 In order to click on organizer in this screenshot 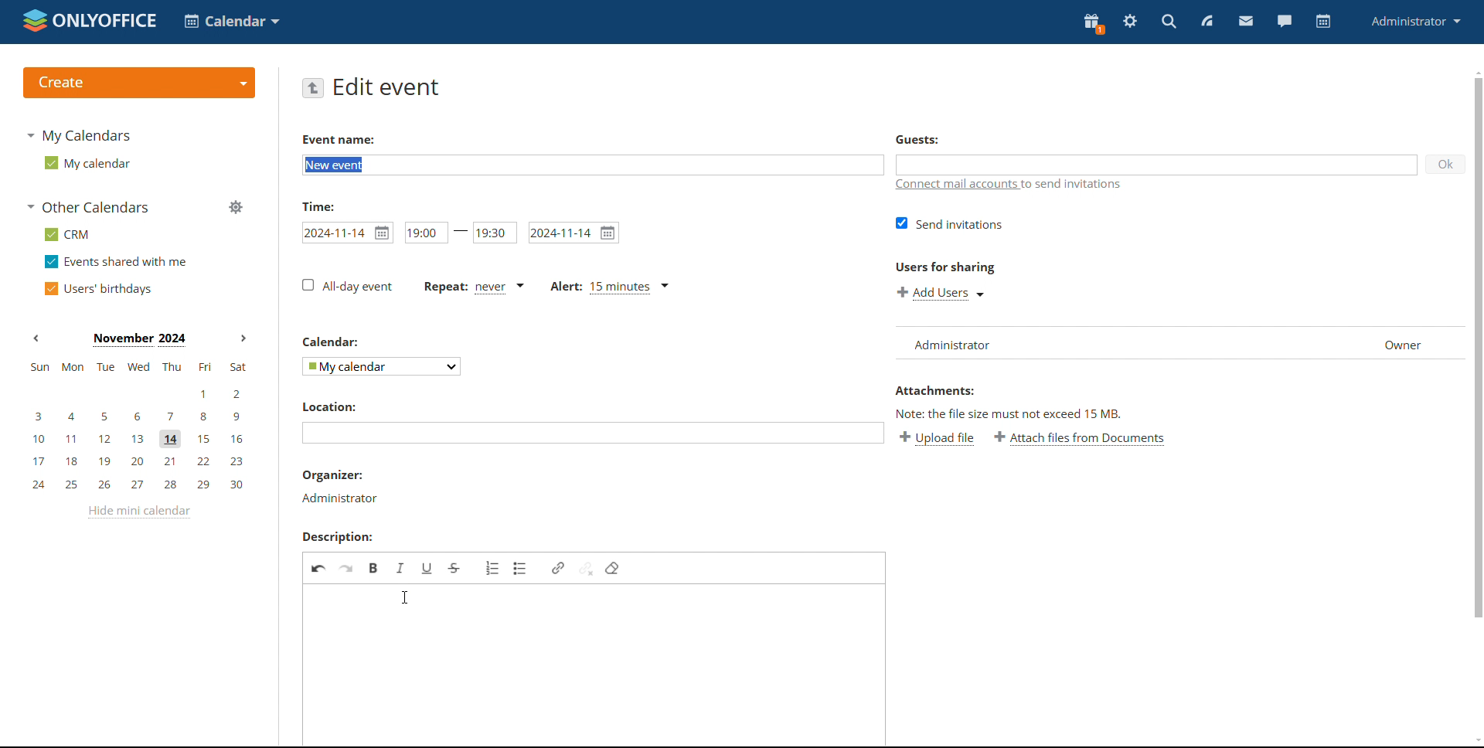, I will do `click(333, 475)`.